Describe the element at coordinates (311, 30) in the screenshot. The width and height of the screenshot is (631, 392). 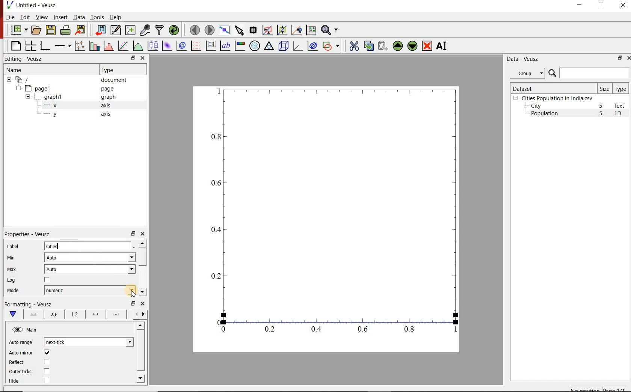
I see `click to reset graph axes` at that location.